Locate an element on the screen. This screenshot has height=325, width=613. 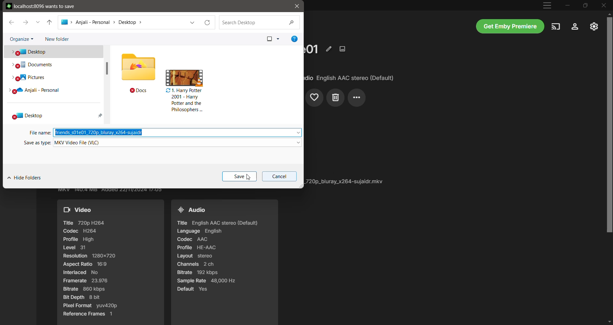
Add to Favorites is located at coordinates (315, 98).